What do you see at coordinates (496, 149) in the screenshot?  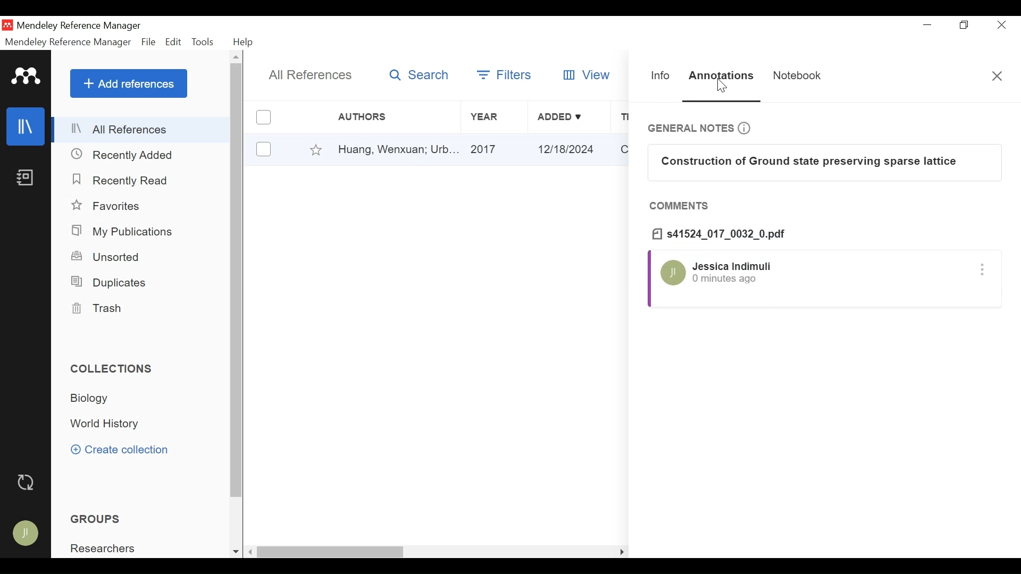 I see `2017` at bounding box center [496, 149].